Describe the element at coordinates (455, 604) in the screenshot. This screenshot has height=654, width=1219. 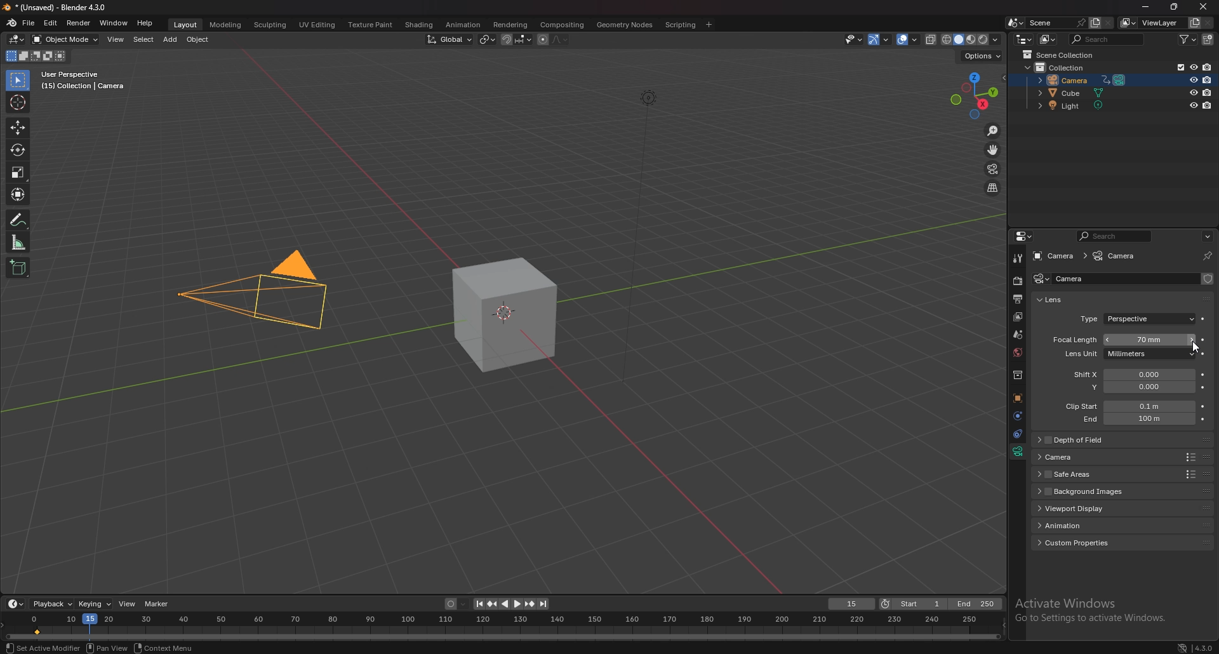
I see `auto keying` at that location.